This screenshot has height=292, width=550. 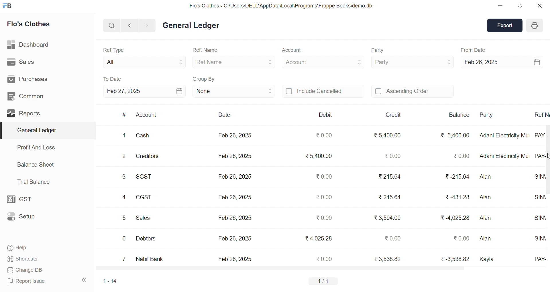 What do you see at coordinates (291, 51) in the screenshot?
I see `Account` at bounding box center [291, 51].